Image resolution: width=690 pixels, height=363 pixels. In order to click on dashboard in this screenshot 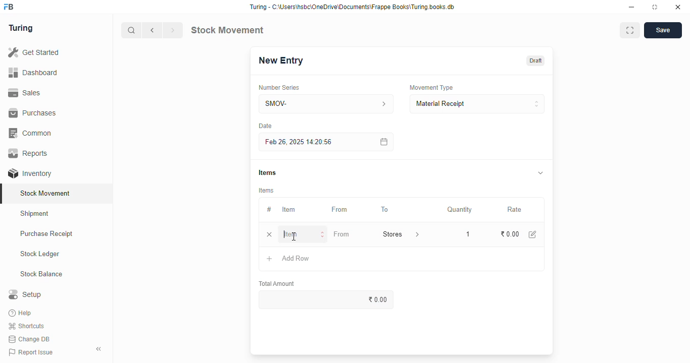, I will do `click(33, 73)`.